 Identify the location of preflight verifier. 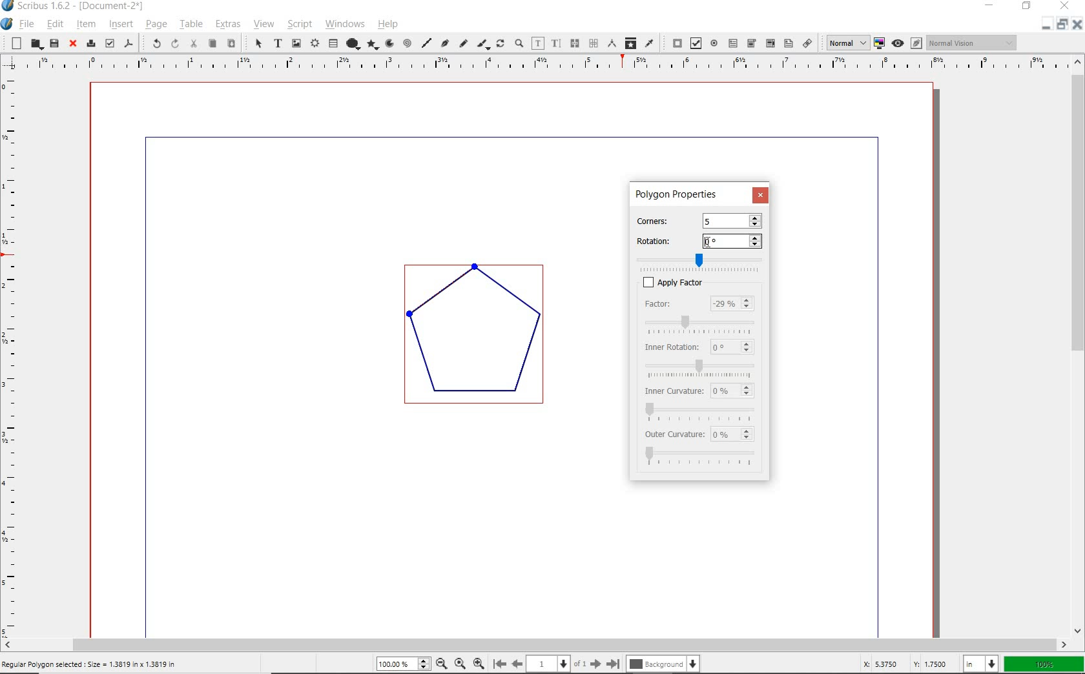
(109, 43).